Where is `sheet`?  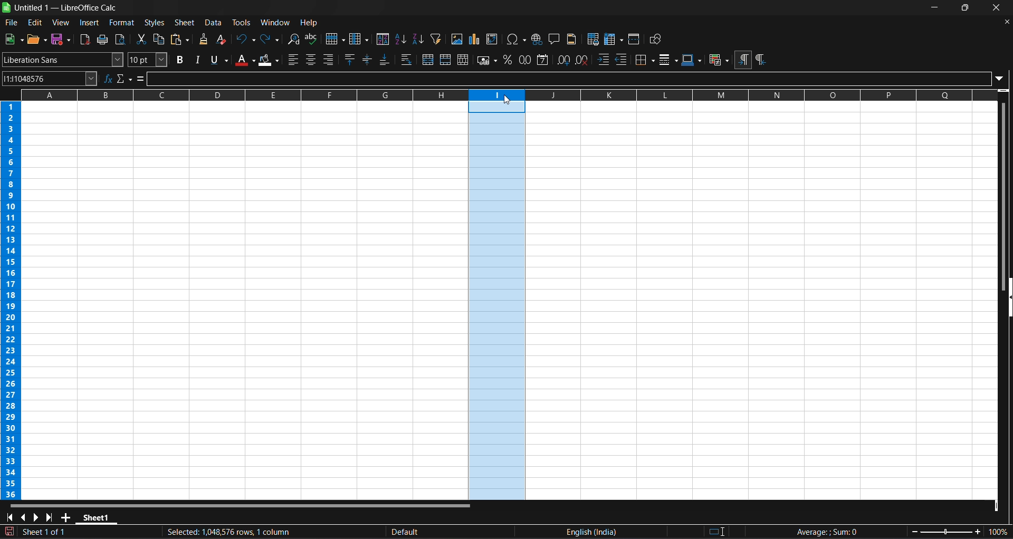
sheet is located at coordinates (184, 22).